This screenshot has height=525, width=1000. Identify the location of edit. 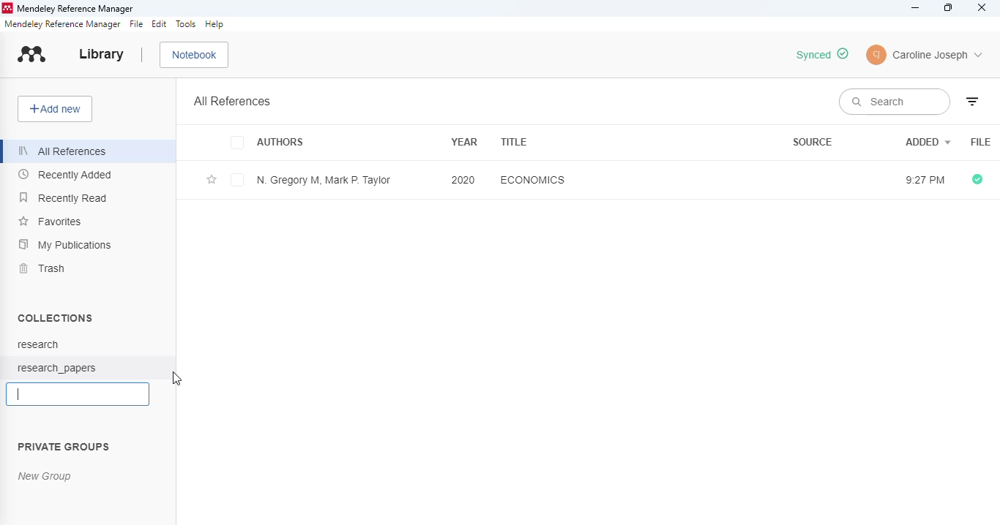
(160, 24).